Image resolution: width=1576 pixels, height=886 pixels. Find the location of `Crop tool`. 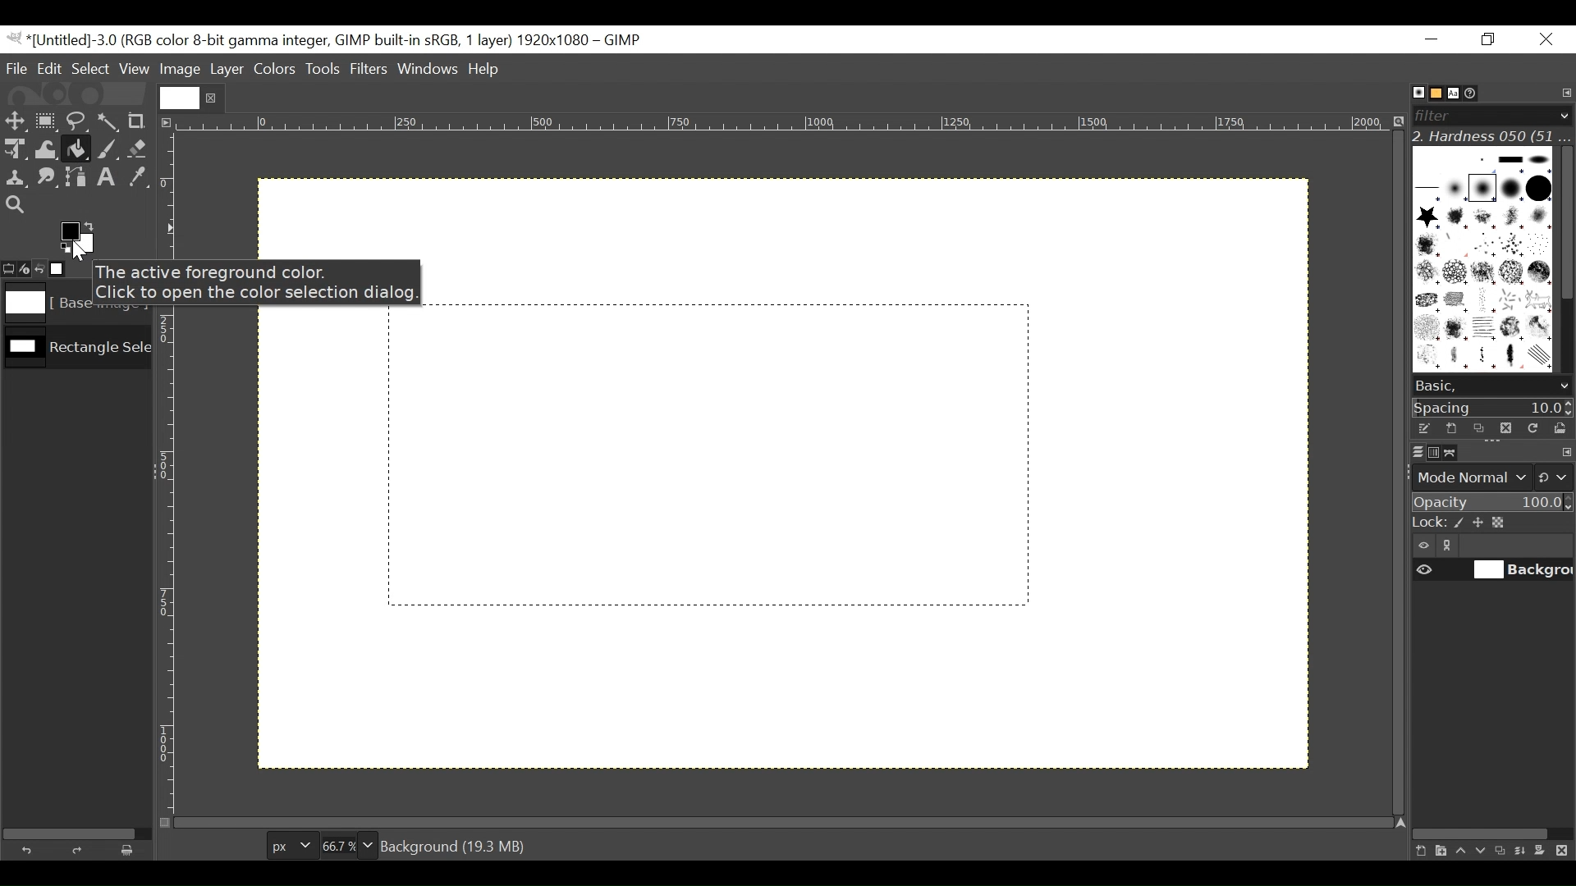

Crop tool is located at coordinates (144, 121).